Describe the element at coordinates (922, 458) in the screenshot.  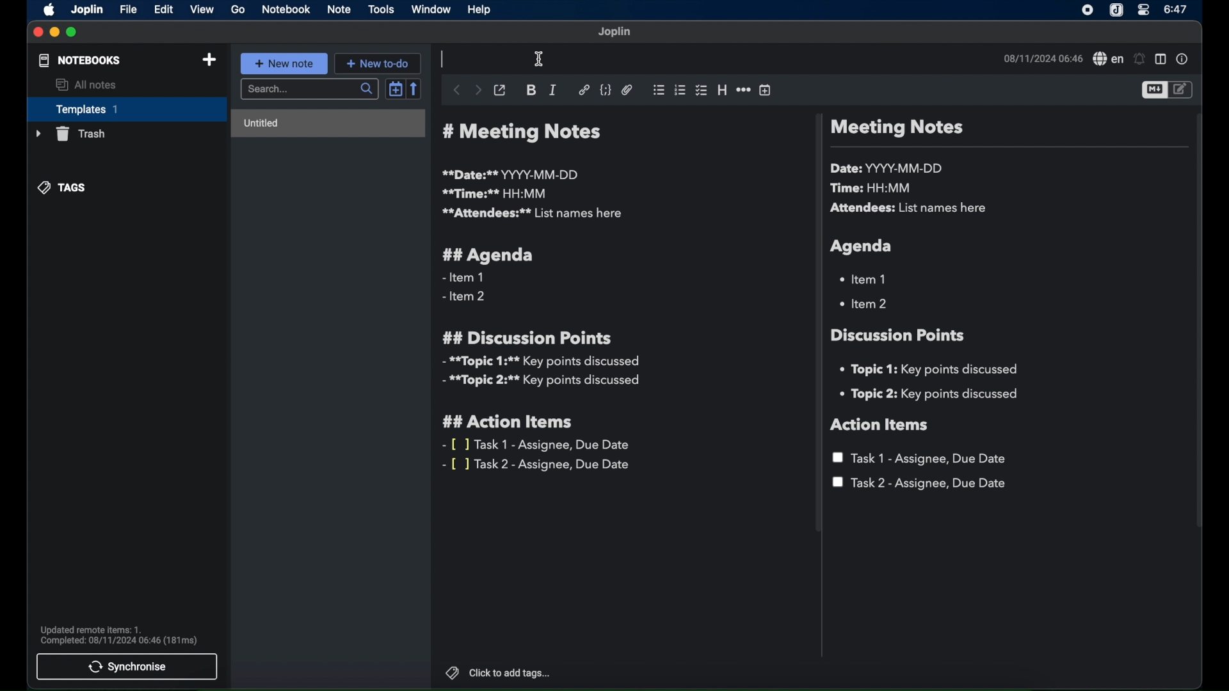
I see `task 1 assignee, due date` at that location.